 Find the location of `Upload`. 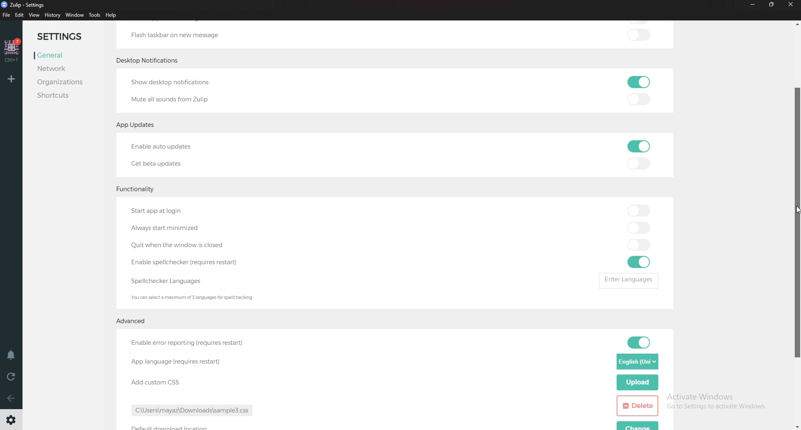

Upload is located at coordinates (637, 383).